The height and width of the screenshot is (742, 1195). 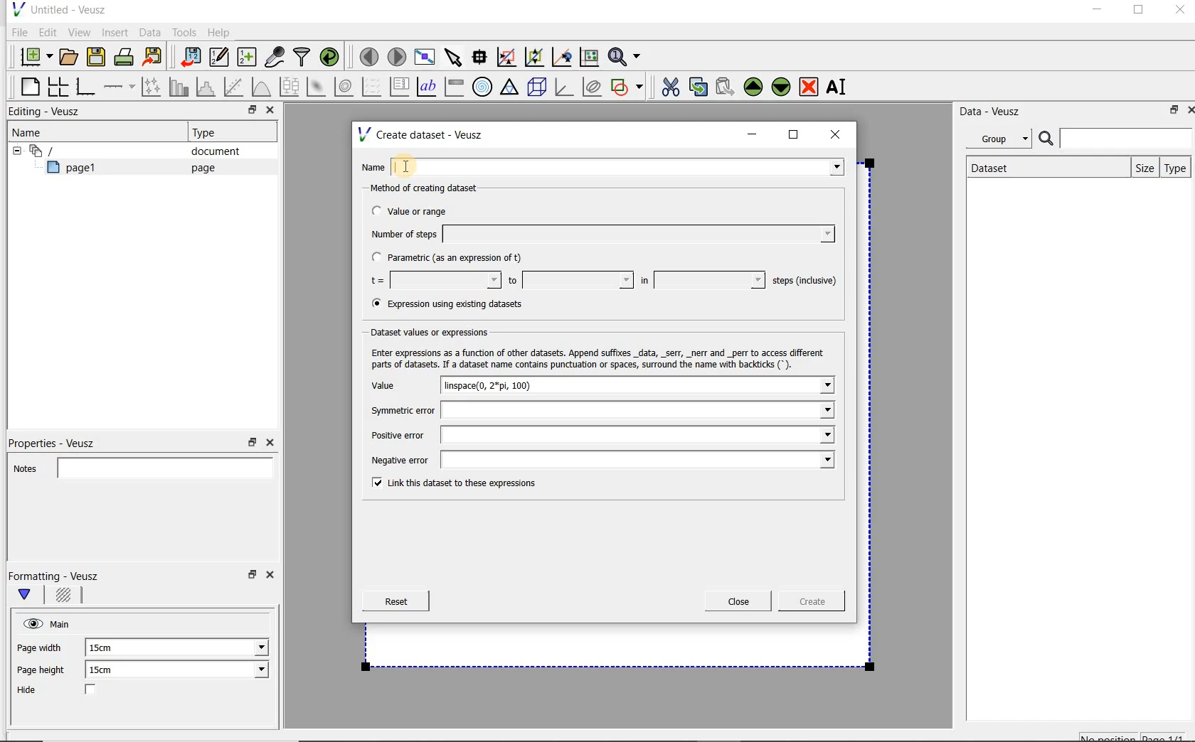 What do you see at coordinates (589, 56) in the screenshot?
I see `click to reset graph axes` at bounding box center [589, 56].